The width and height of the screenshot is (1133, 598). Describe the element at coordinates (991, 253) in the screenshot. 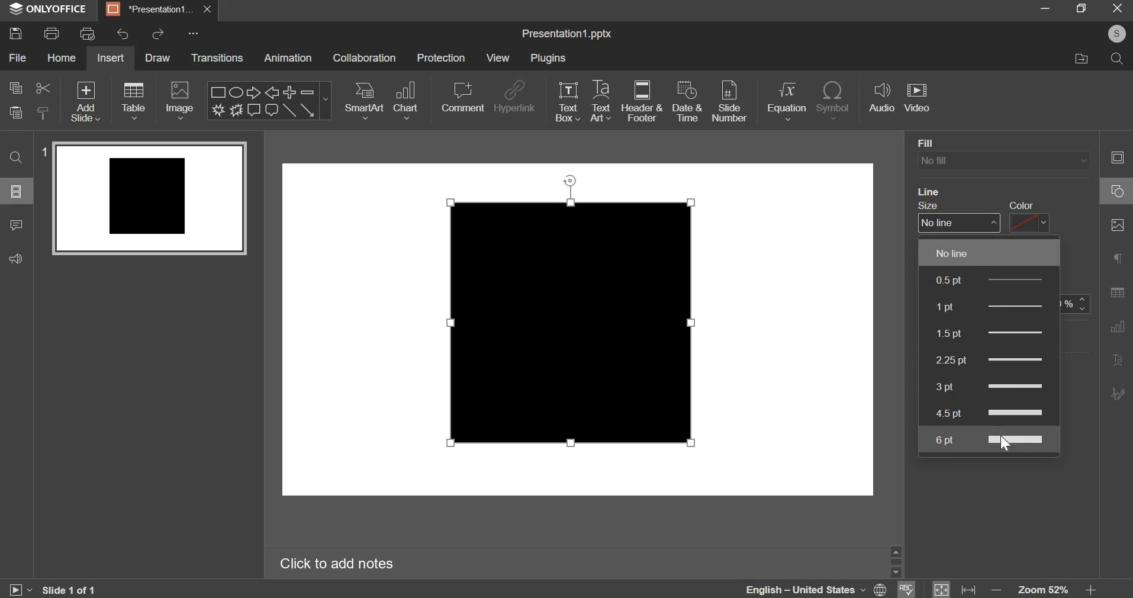

I see `no line` at that location.